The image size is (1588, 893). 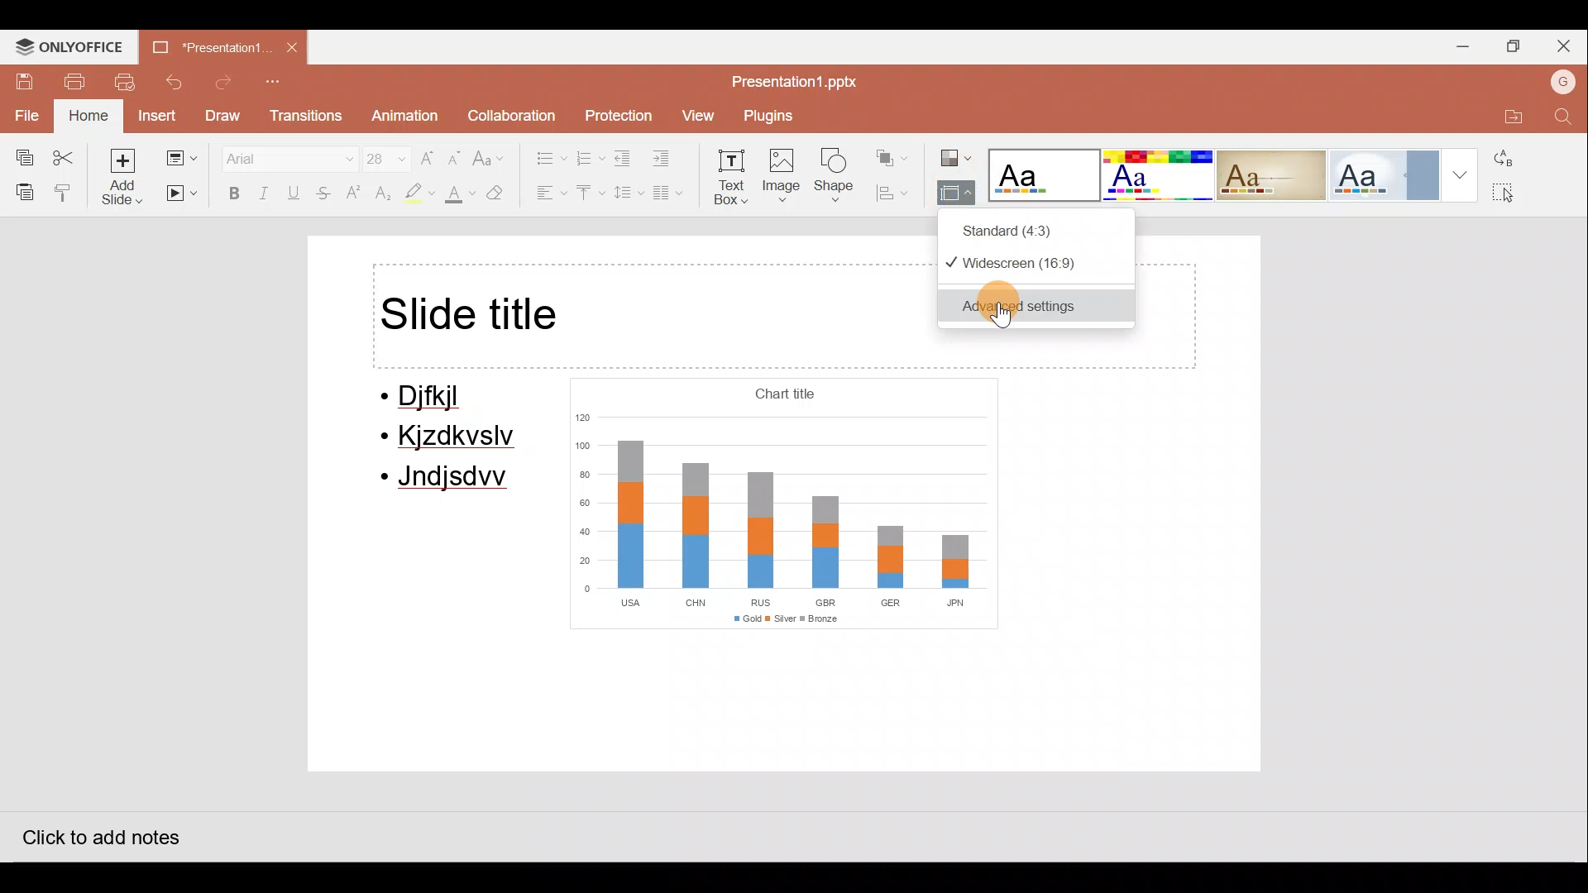 What do you see at coordinates (71, 45) in the screenshot?
I see `ONLYOFFICE` at bounding box center [71, 45].